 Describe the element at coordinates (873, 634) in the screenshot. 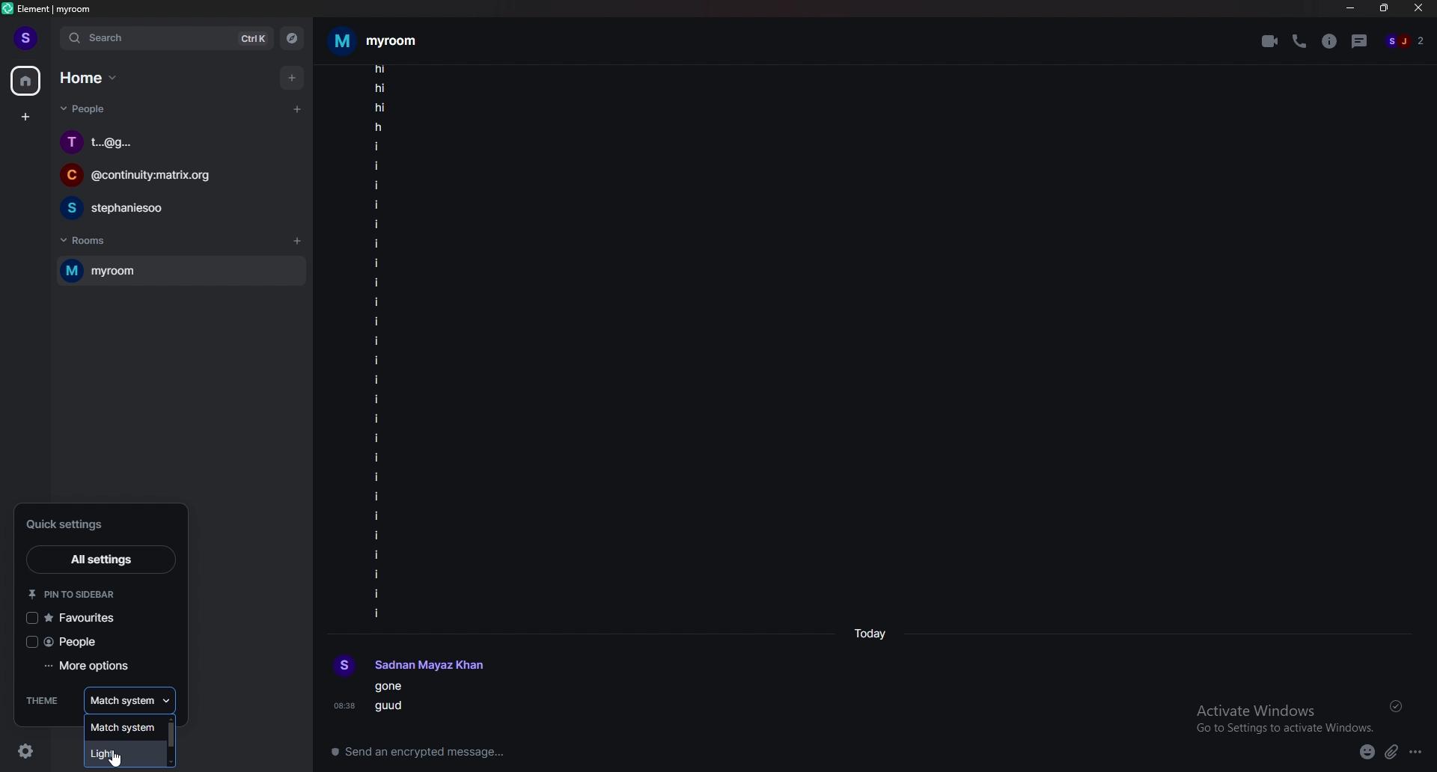

I see `time` at that location.